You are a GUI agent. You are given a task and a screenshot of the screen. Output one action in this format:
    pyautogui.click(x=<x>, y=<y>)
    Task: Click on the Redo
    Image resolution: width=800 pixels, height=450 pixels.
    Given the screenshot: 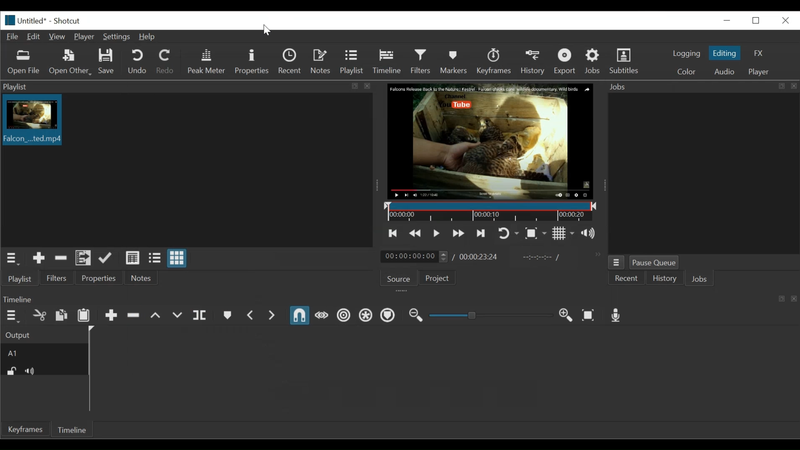 What is the action you would take?
    pyautogui.click(x=165, y=63)
    